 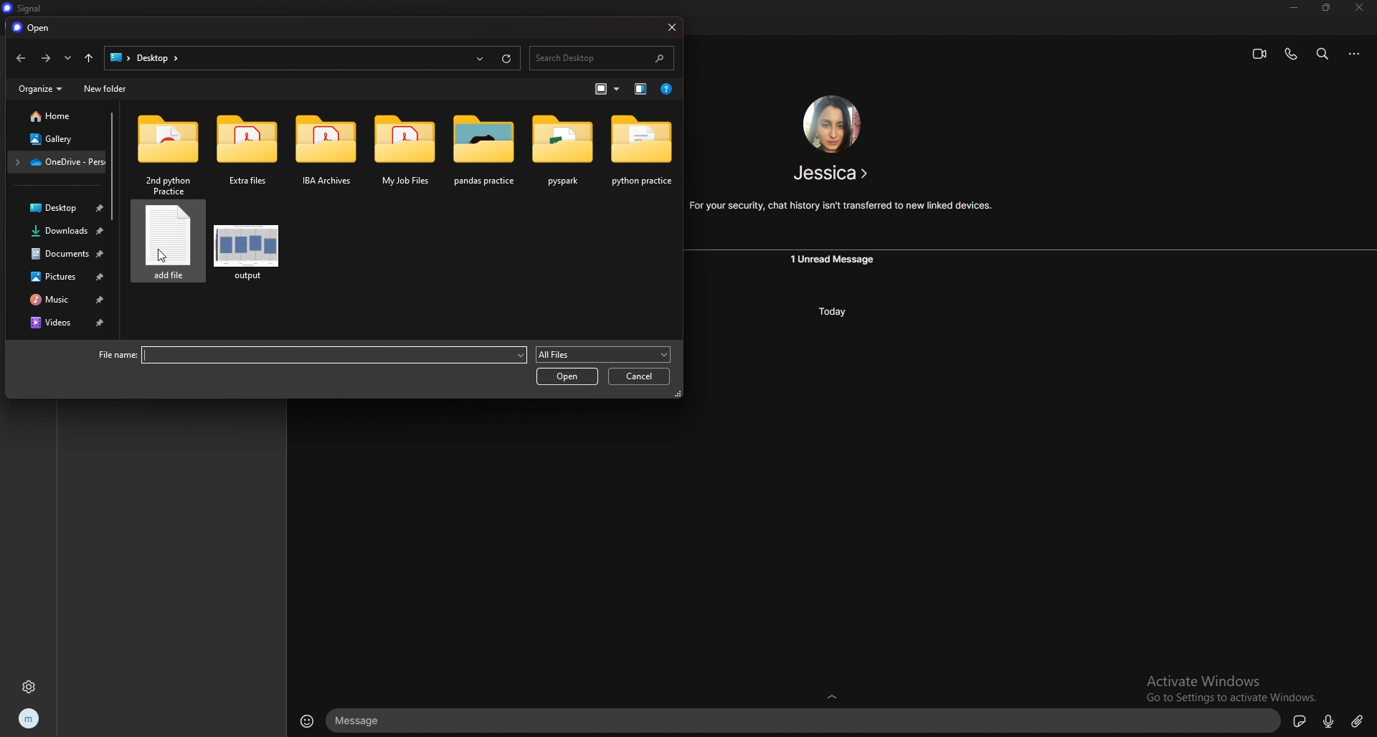 What do you see at coordinates (39, 87) in the screenshot?
I see `organize` at bounding box center [39, 87].